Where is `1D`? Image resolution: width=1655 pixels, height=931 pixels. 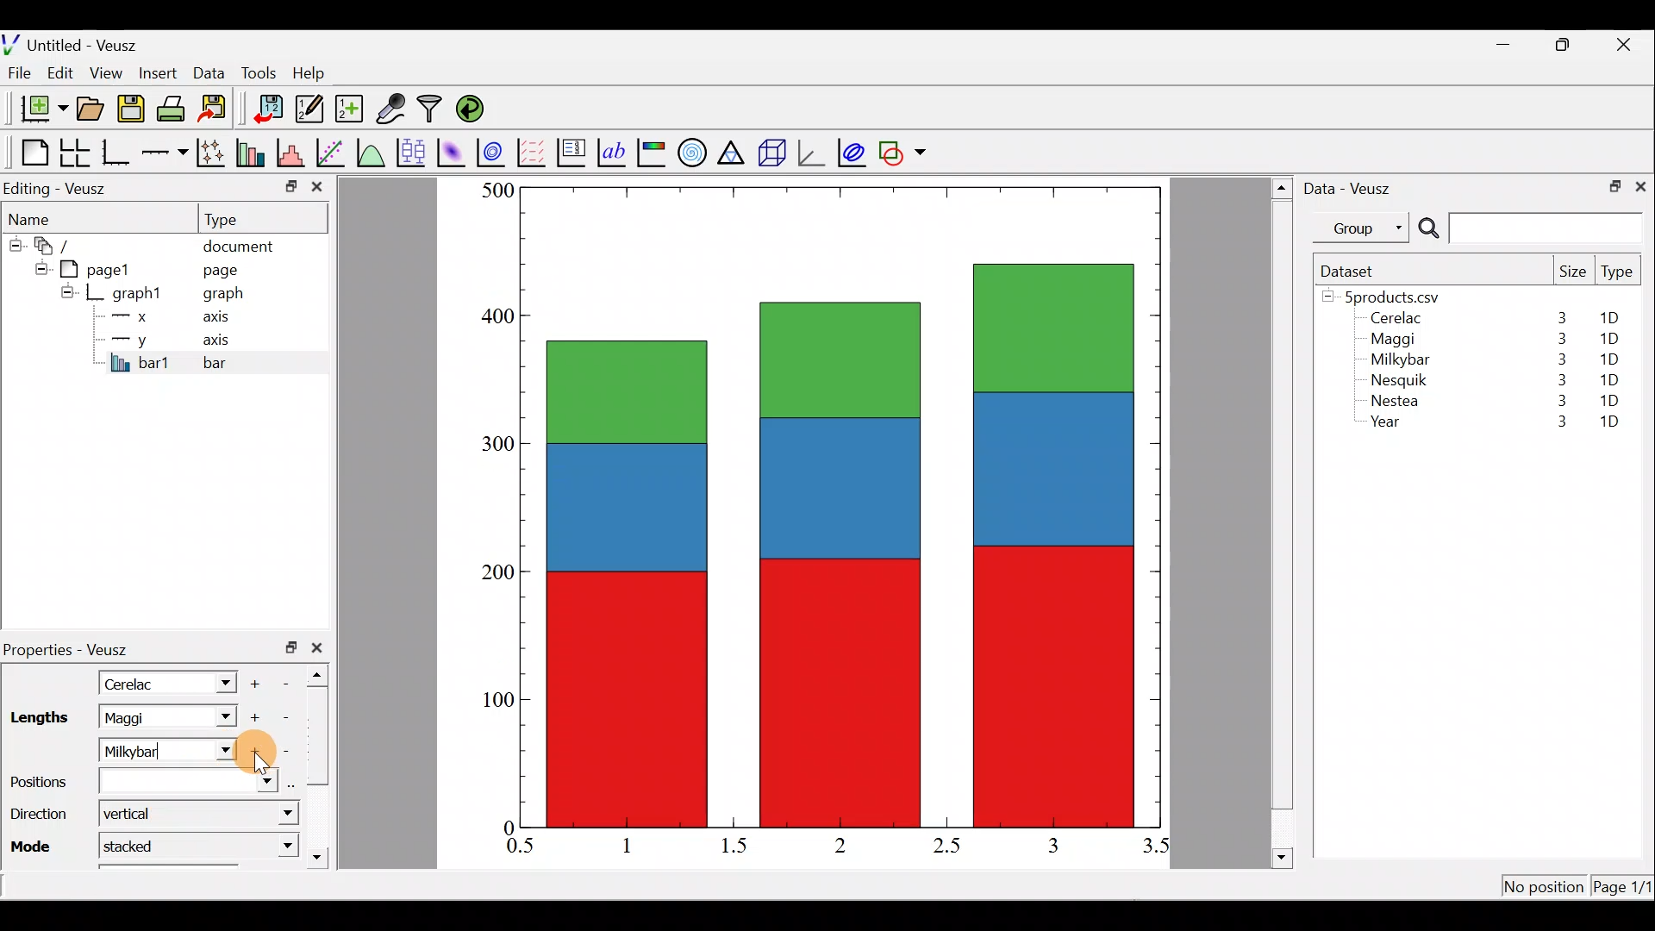
1D is located at coordinates (1609, 423).